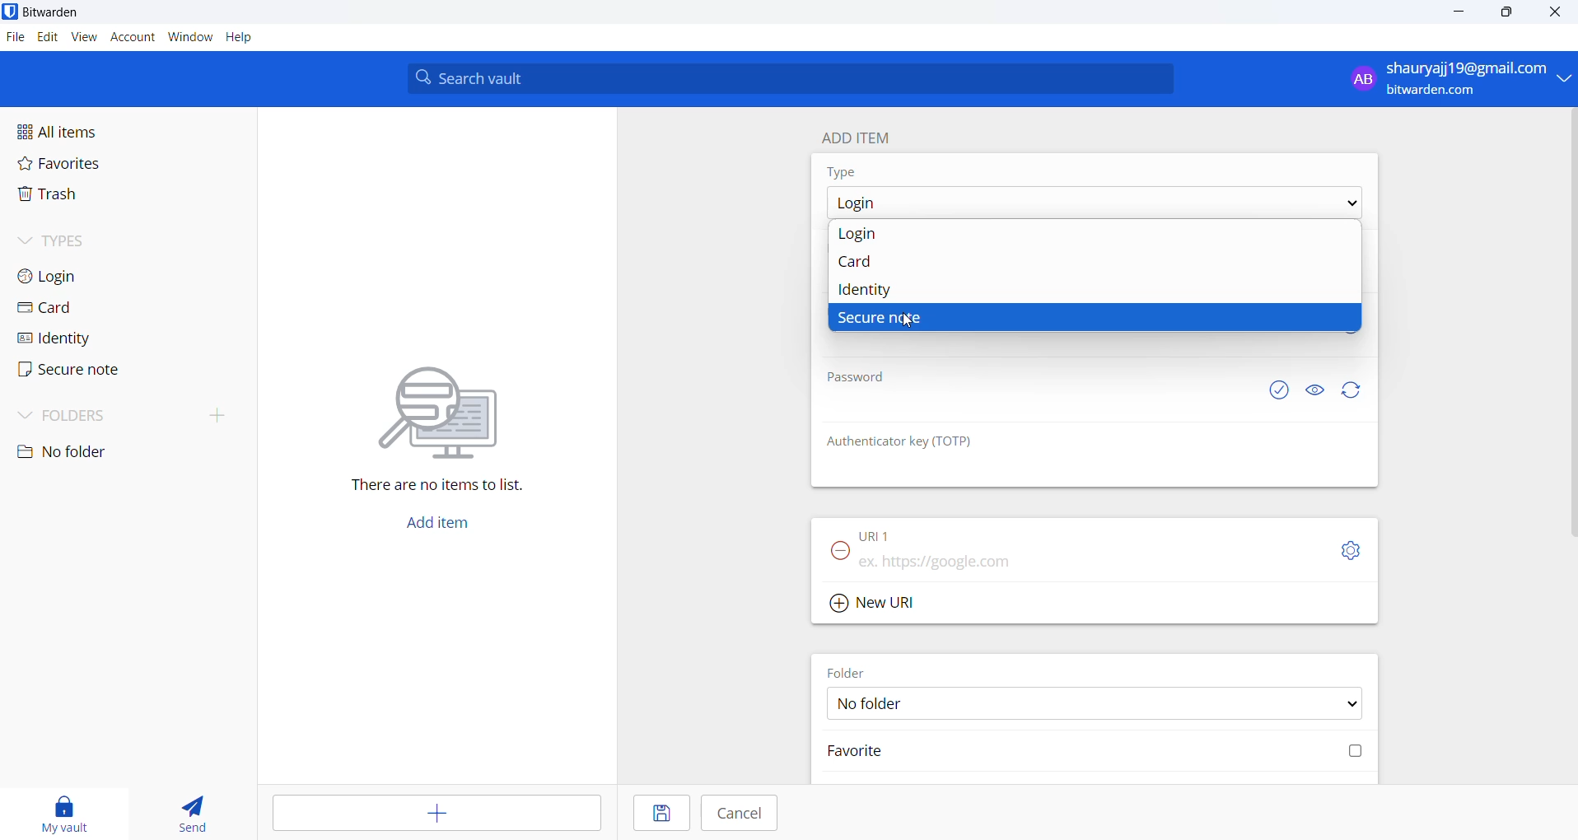 The width and height of the screenshot is (1578, 840). I want to click on login, so click(83, 274).